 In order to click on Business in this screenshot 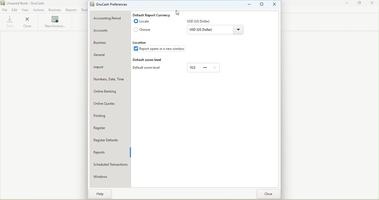, I will do `click(110, 43)`.